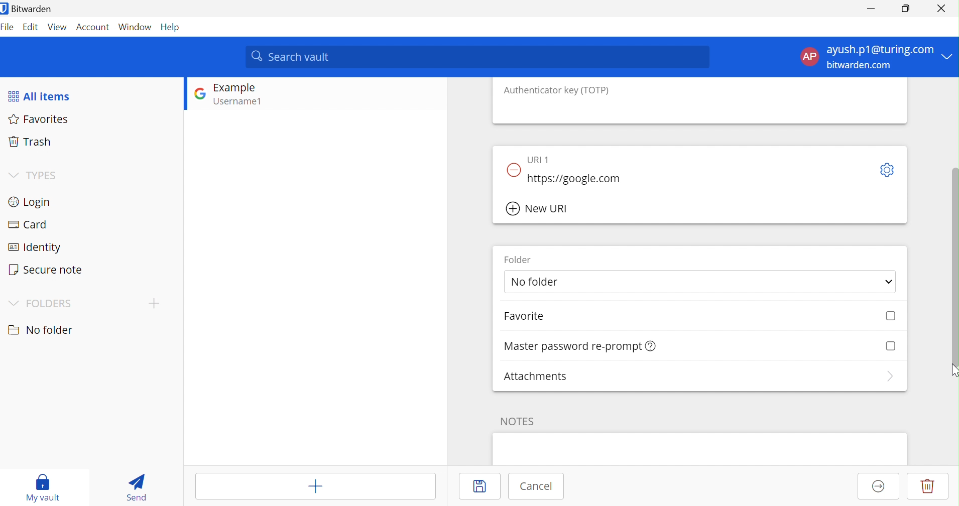 The height and width of the screenshot is (506, 959). What do you see at coordinates (536, 487) in the screenshot?
I see `Cancel` at bounding box center [536, 487].